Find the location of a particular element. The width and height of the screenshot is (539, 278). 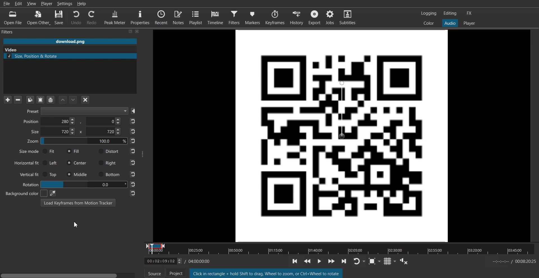

Redo is located at coordinates (92, 18).